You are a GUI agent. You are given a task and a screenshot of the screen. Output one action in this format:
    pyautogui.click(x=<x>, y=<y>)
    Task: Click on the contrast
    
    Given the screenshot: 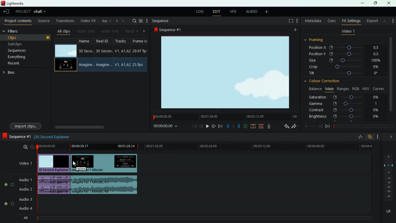 What is the action you would take?
    pyautogui.click(x=344, y=110)
    